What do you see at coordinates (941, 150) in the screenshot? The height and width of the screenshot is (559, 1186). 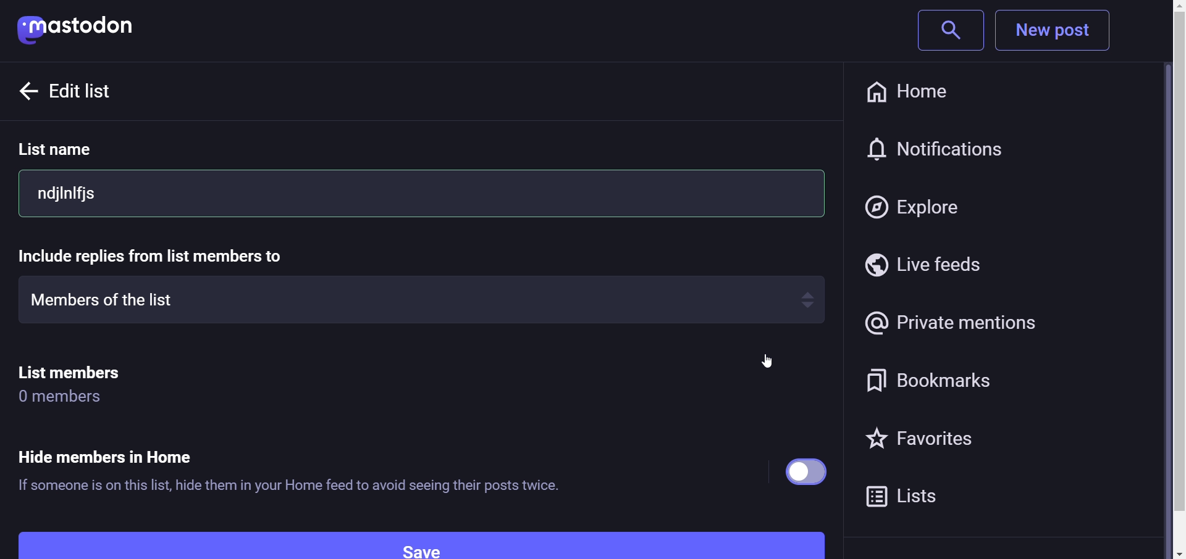 I see `notification` at bounding box center [941, 150].